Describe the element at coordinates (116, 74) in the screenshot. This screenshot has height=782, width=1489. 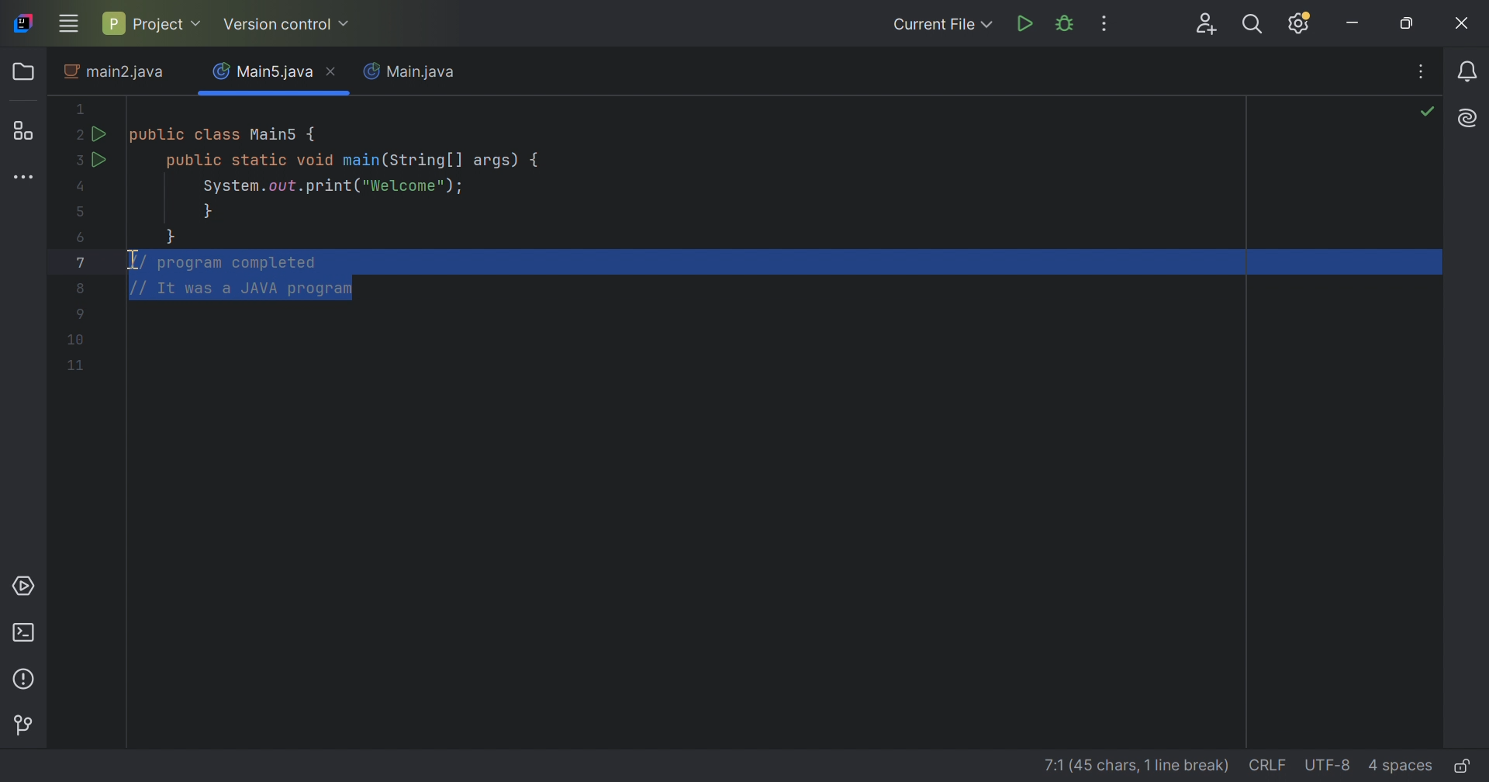
I see `main2.java` at that location.